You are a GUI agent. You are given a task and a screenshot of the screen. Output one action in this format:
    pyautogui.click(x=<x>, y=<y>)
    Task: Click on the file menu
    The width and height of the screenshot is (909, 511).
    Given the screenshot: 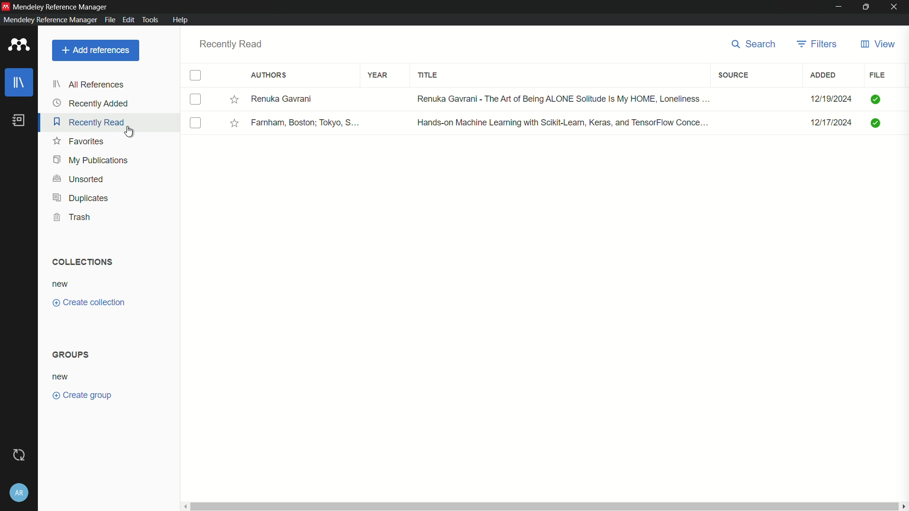 What is the action you would take?
    pyautogui.click(x=110, y=20)
    